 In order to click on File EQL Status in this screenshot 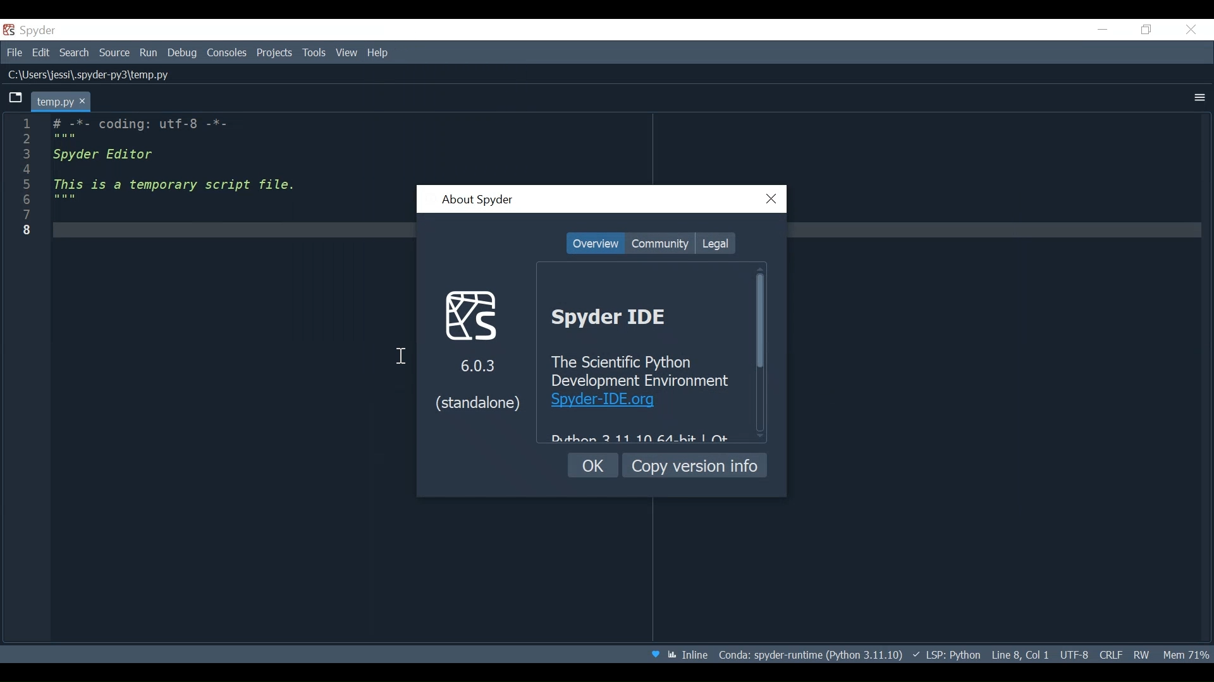, I will do `click(1110, 655)`.